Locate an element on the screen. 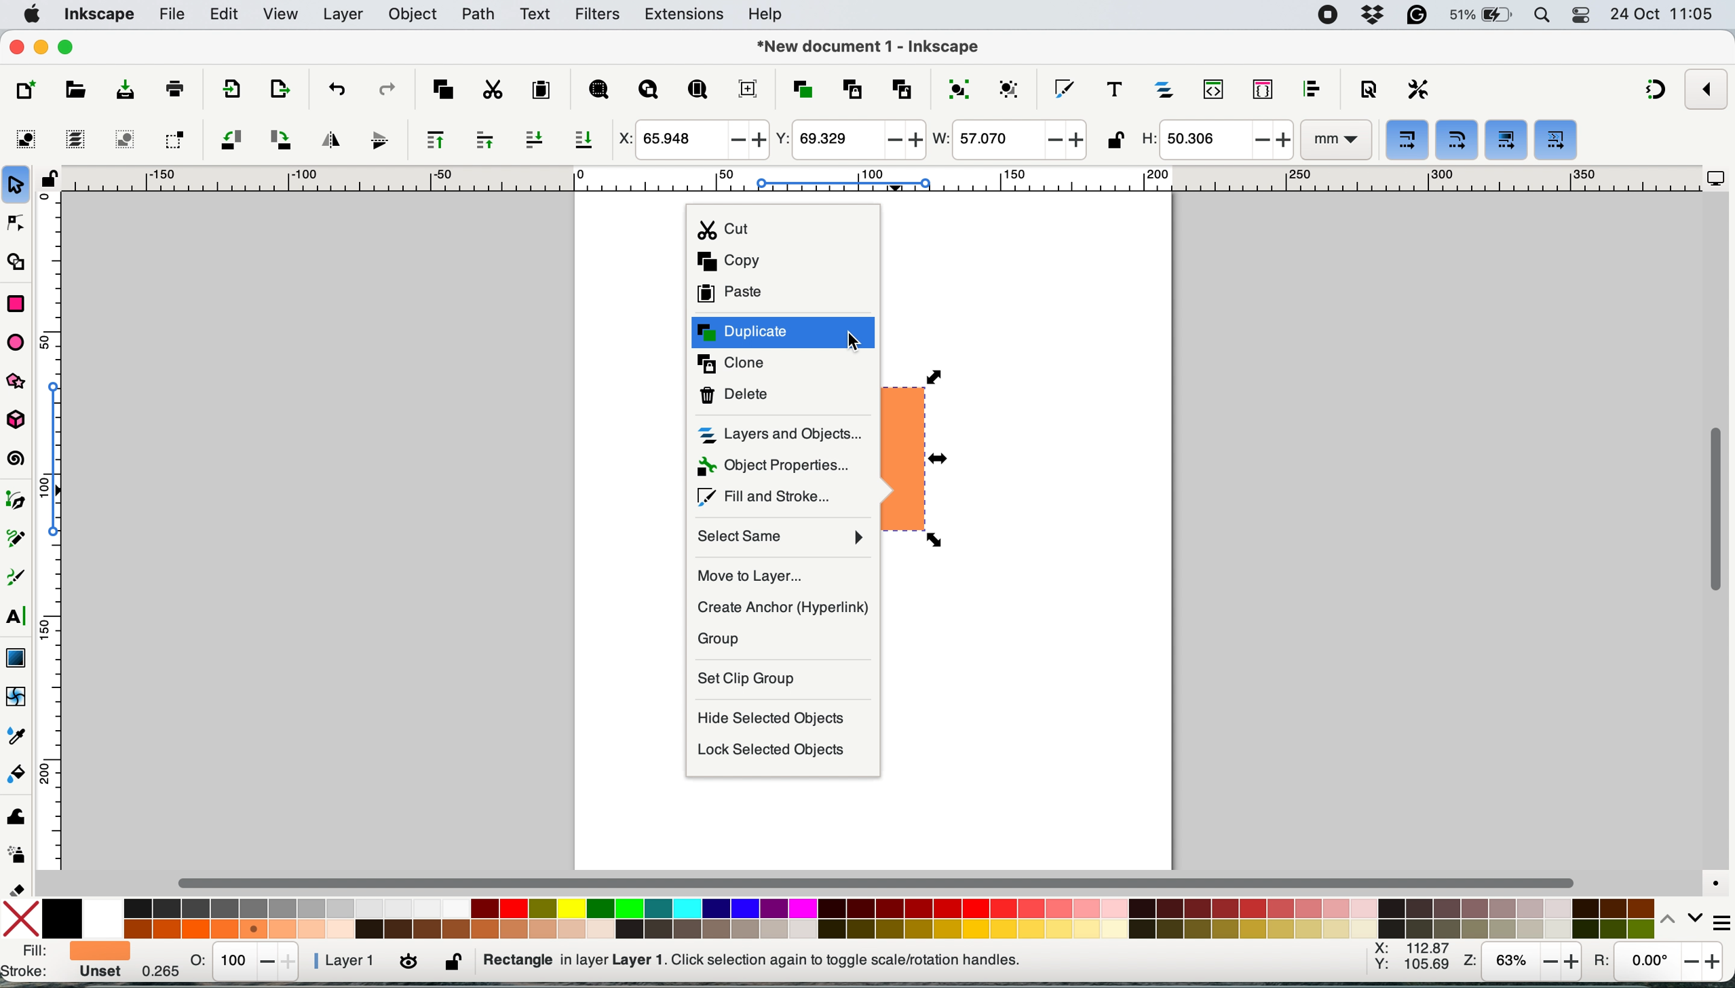 The height and width of the screenshot is (988, 1735). zoom drawing is located at coordinates (649, 92).